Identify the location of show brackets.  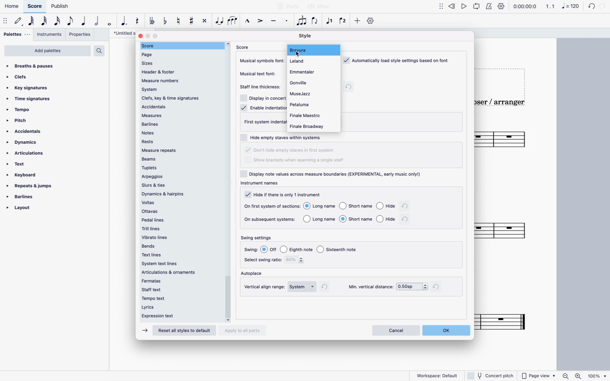
(299, 161).